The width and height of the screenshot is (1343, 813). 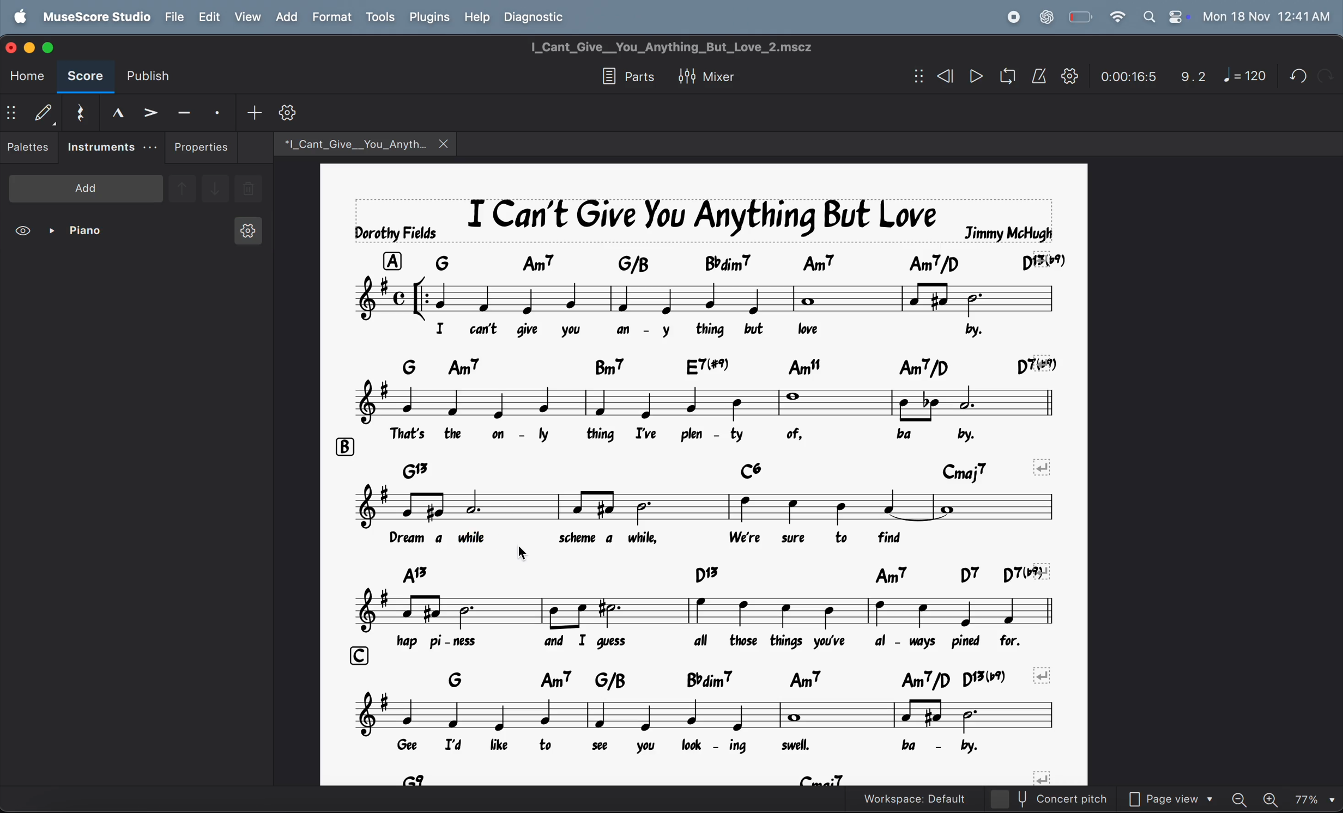 What do you see at coordinates (1296, 76) in the screenshot?
I see `undo` at bounding box center [1296, 76].